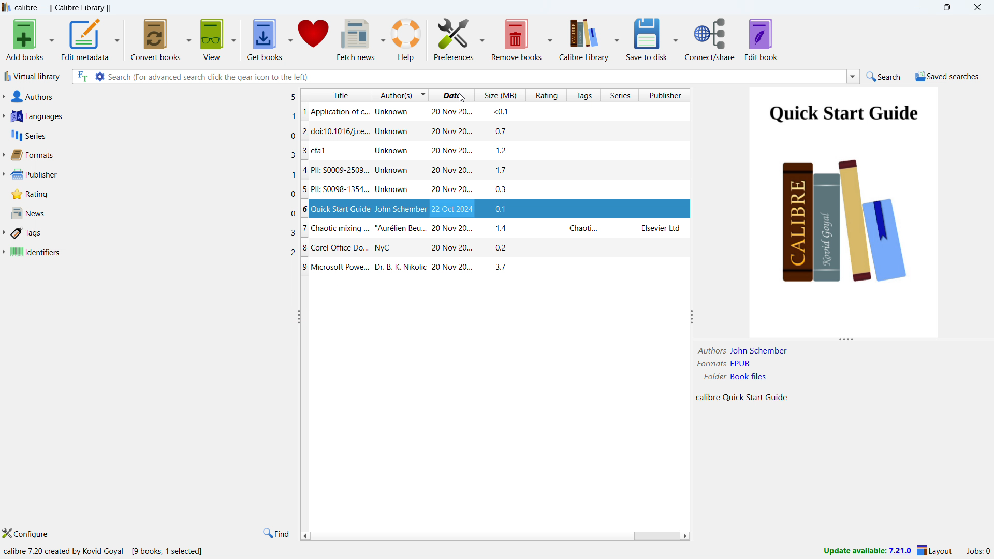 The width and height of the screenshot is (994, 559). I want to click on size, so click(501, 95).